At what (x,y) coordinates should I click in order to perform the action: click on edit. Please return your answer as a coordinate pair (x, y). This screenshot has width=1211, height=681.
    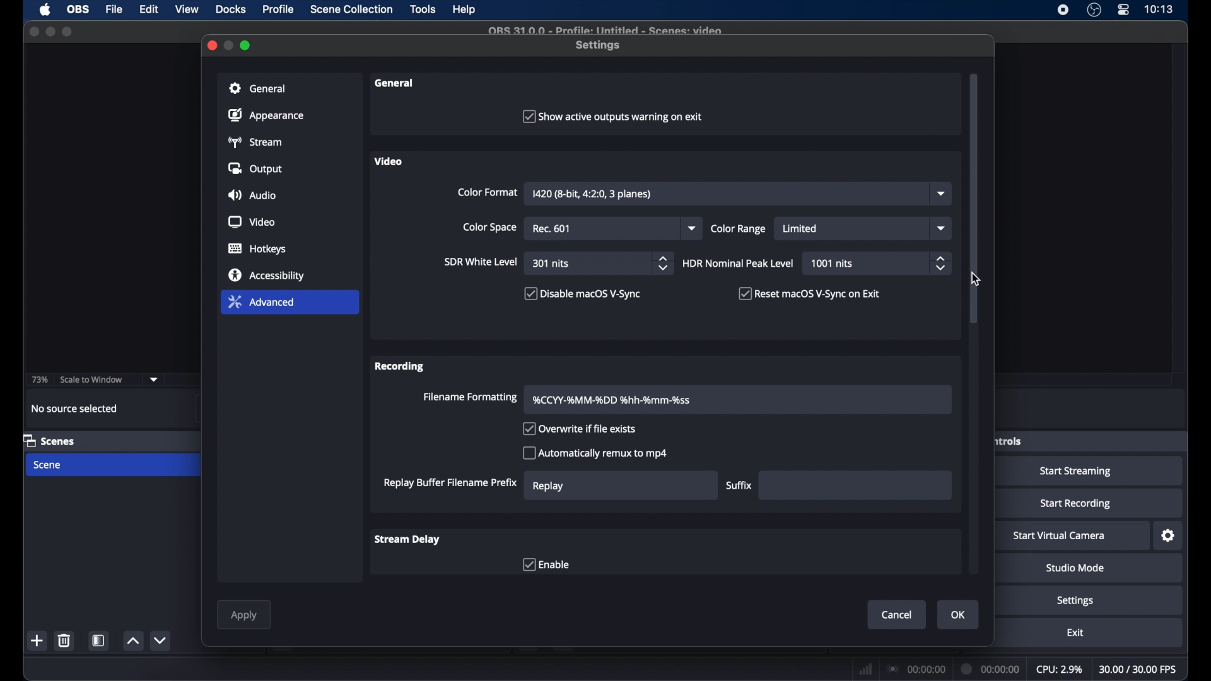
    Looking at the image, I should click on (148, 9).